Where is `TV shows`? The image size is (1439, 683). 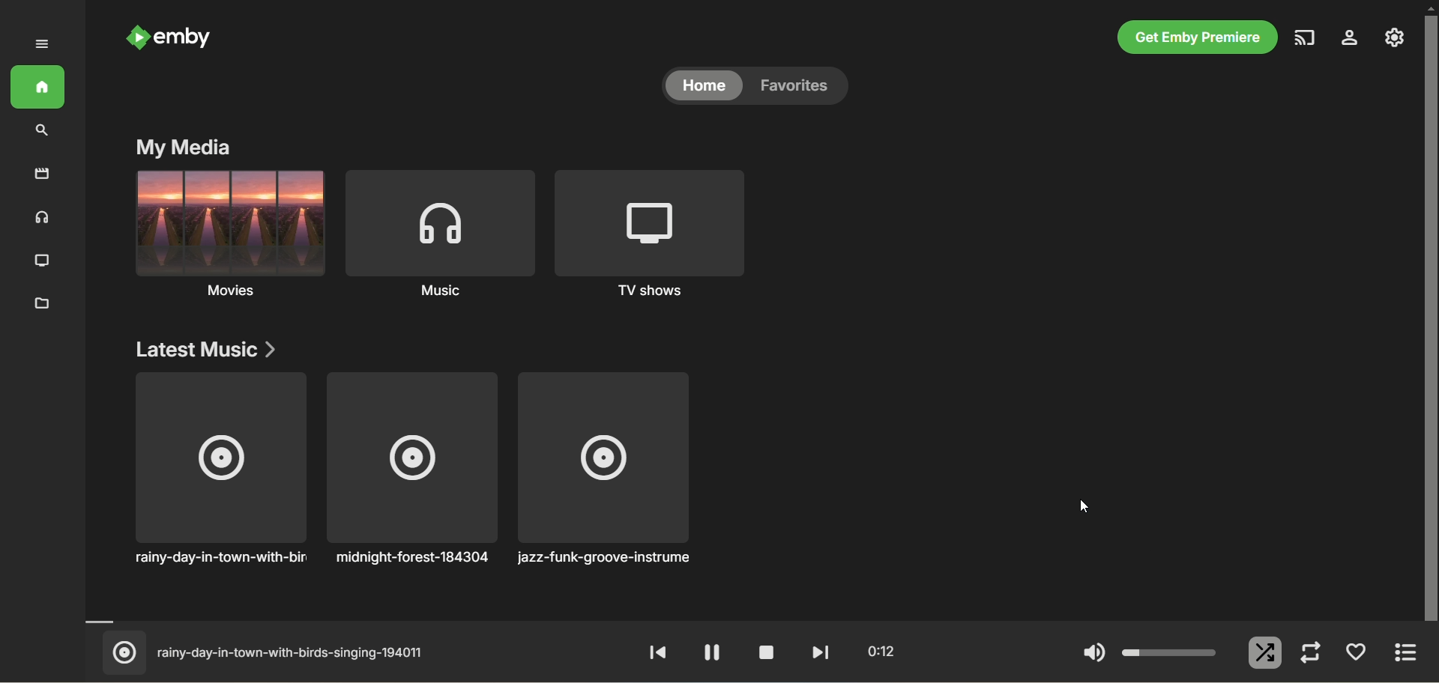
TV shows is located at coordinates (46, 262).